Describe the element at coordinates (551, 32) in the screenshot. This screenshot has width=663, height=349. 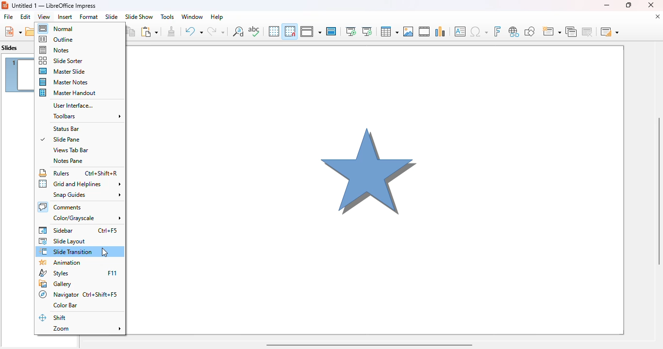
I see `new slide` at that location.